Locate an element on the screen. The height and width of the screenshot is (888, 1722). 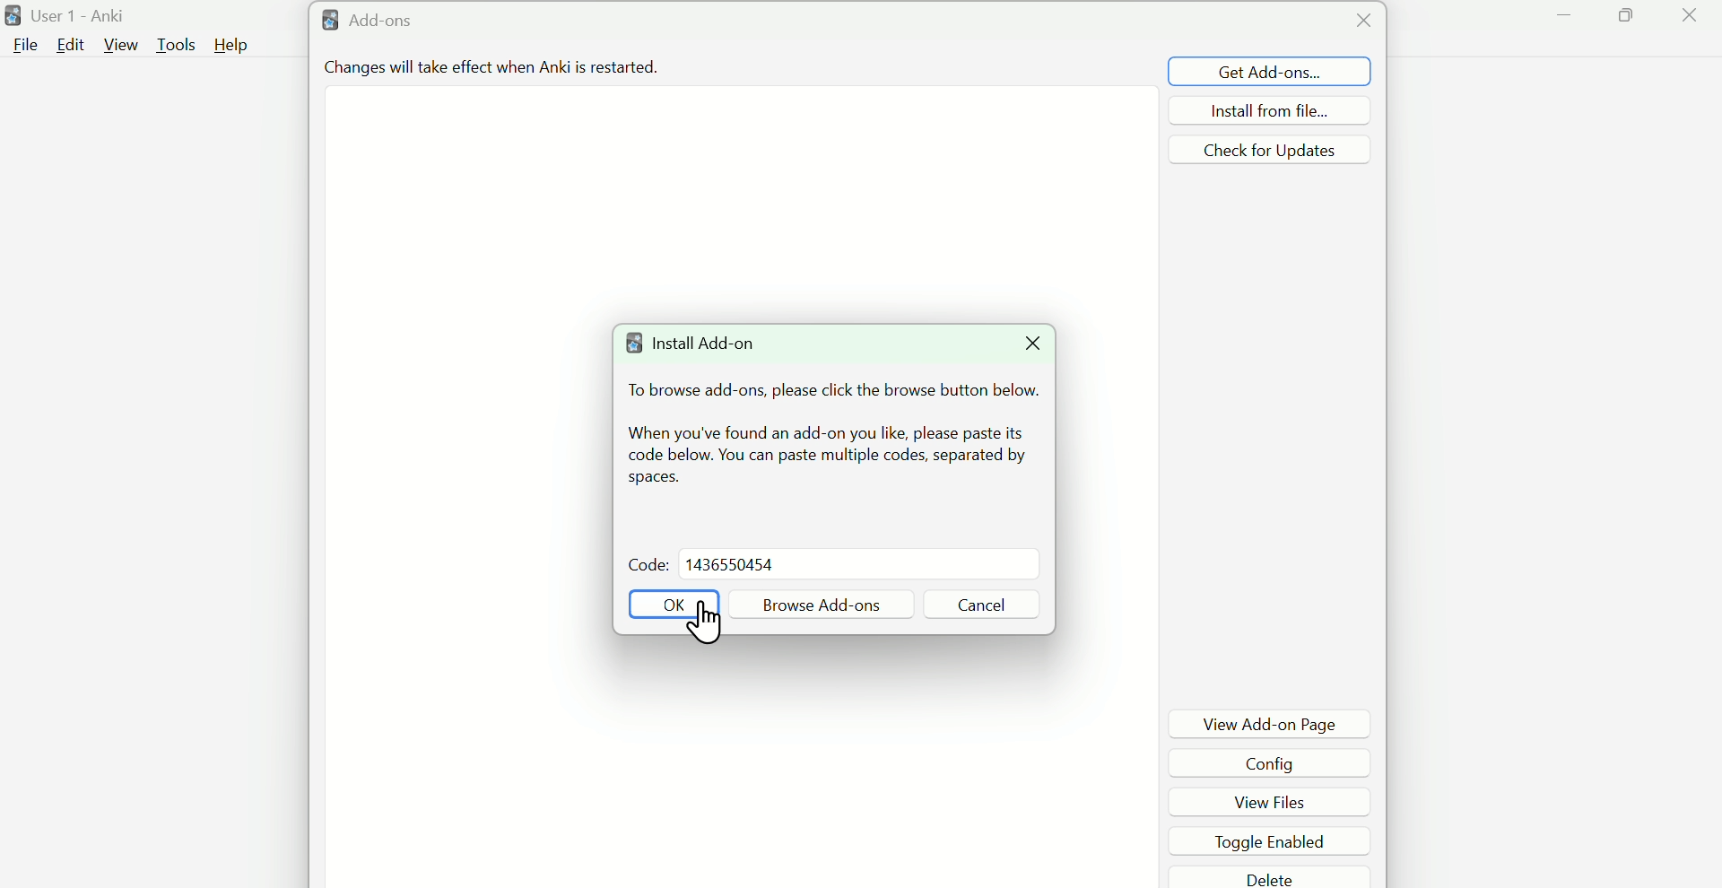
Close is located at coordinates (1689, 19).